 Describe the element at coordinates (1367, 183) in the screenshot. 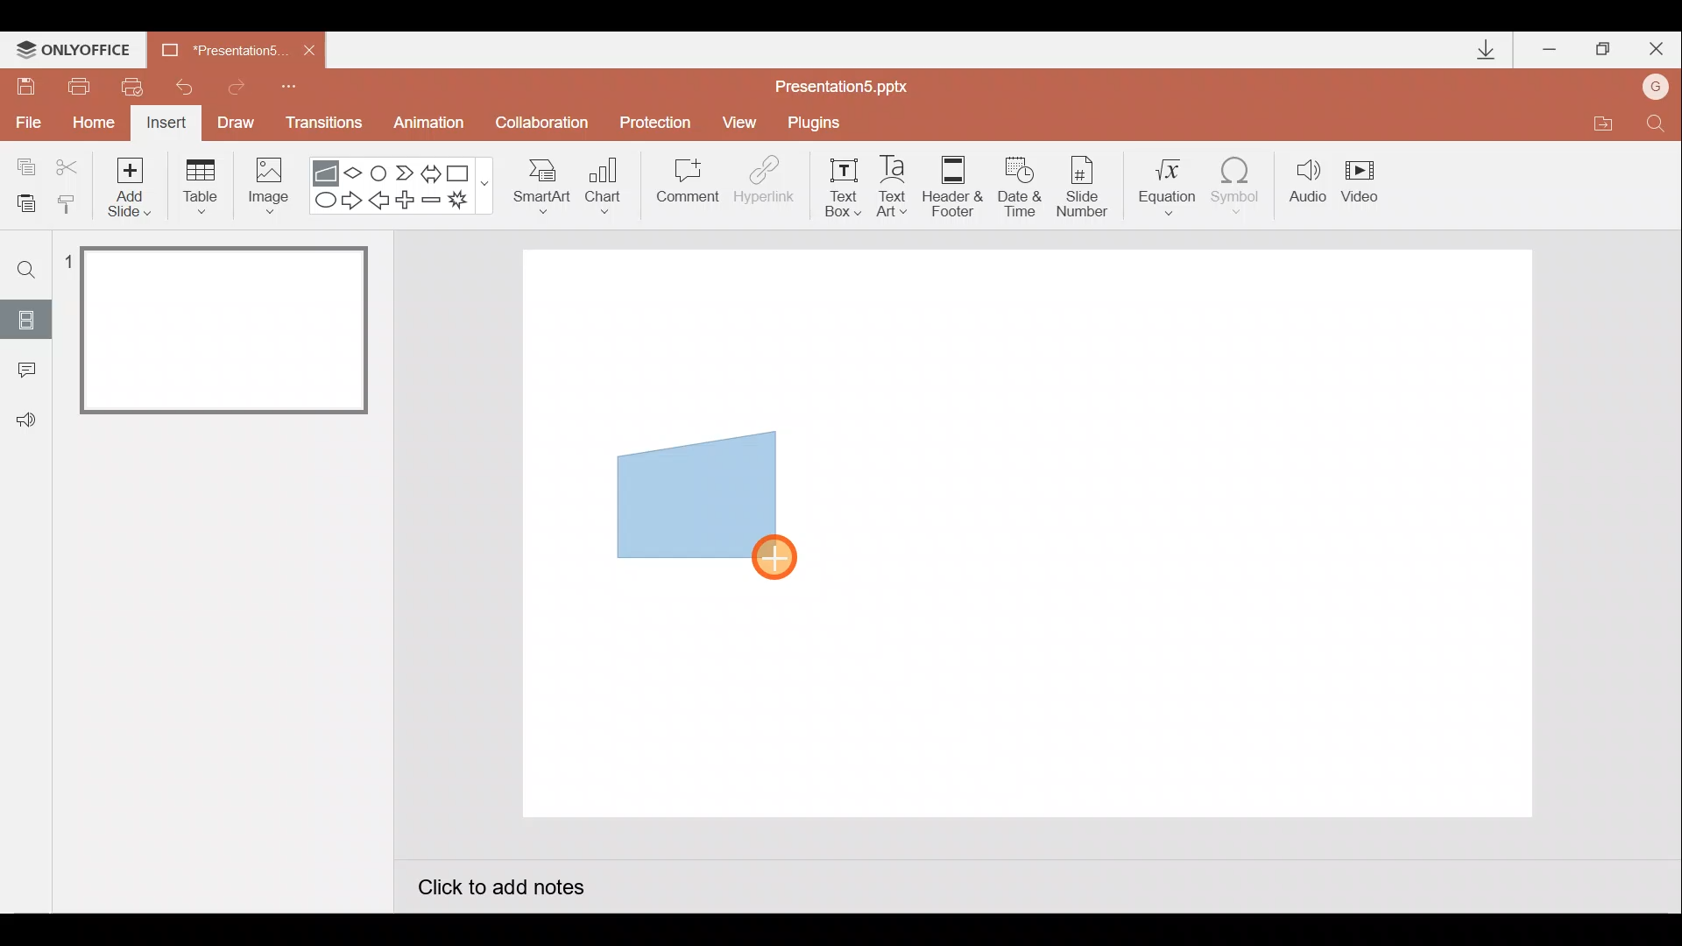

I see `Video` at that location.